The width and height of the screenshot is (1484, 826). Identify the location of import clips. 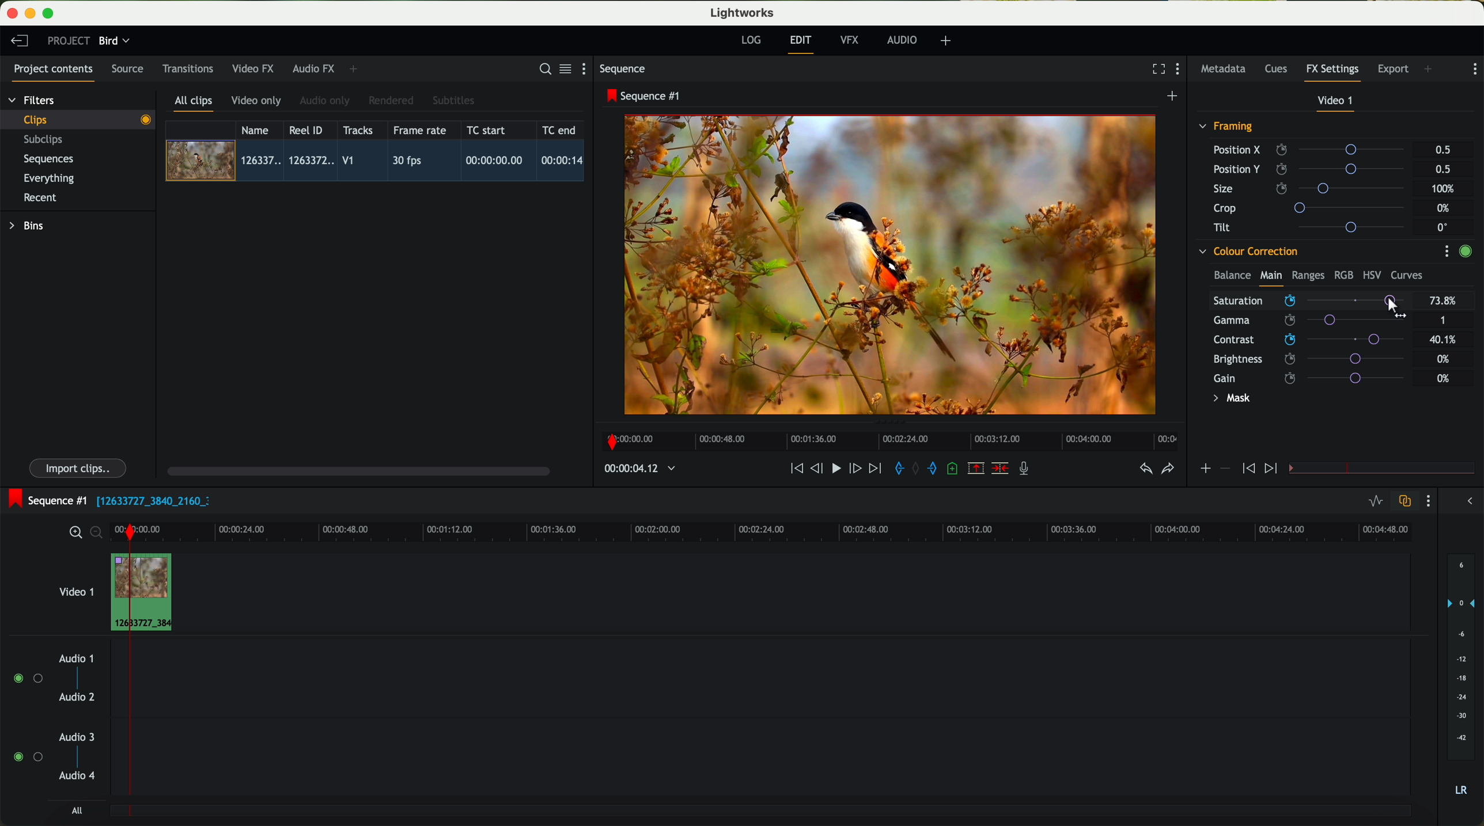
(79, 467).